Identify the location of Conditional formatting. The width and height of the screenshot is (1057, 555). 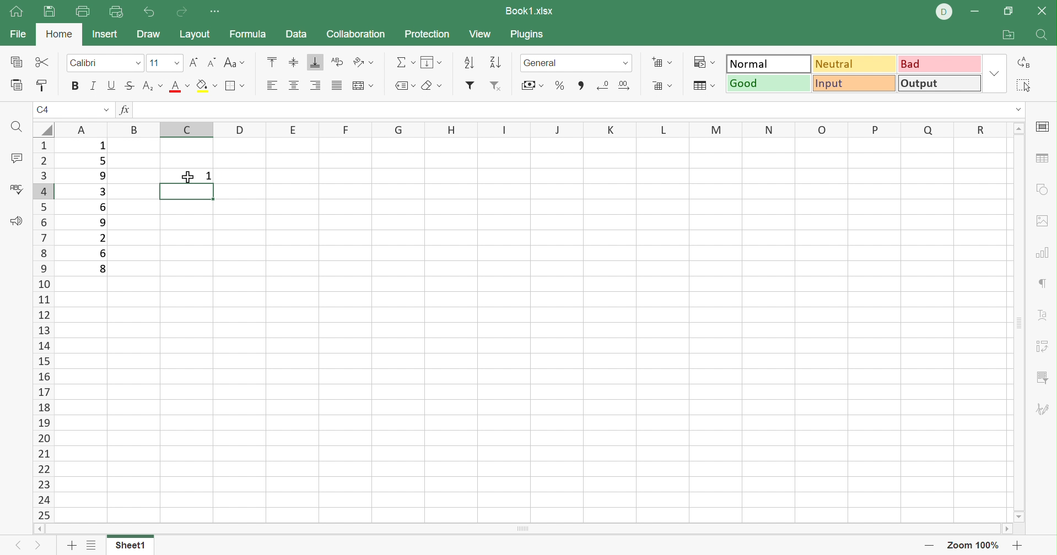
(702, 62).